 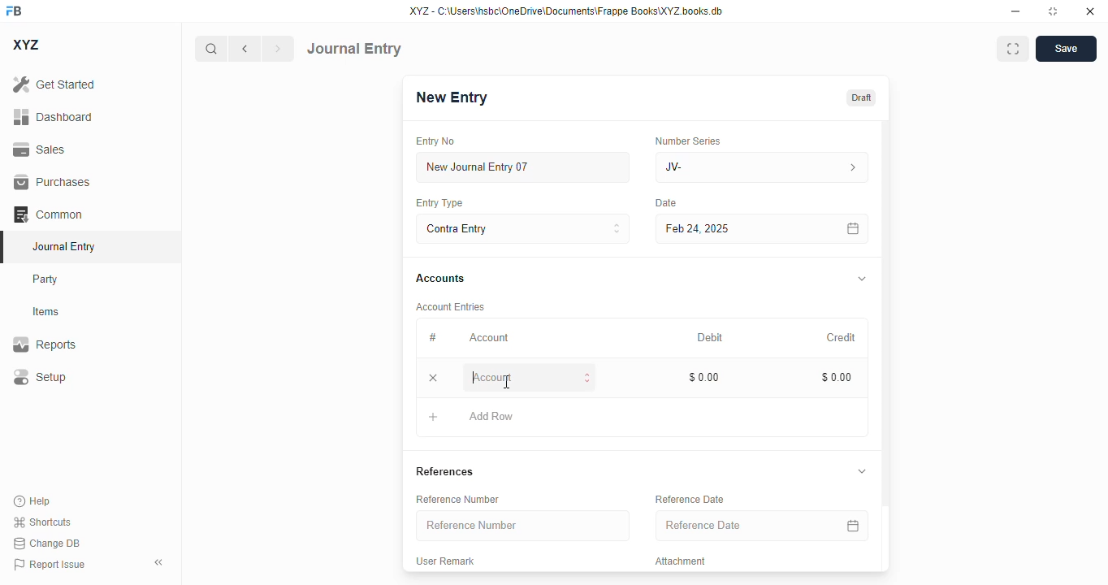 What do you see at coordinates (1090, 11) in the screenshot?
I see `close` at bounding box center [1090, 11].